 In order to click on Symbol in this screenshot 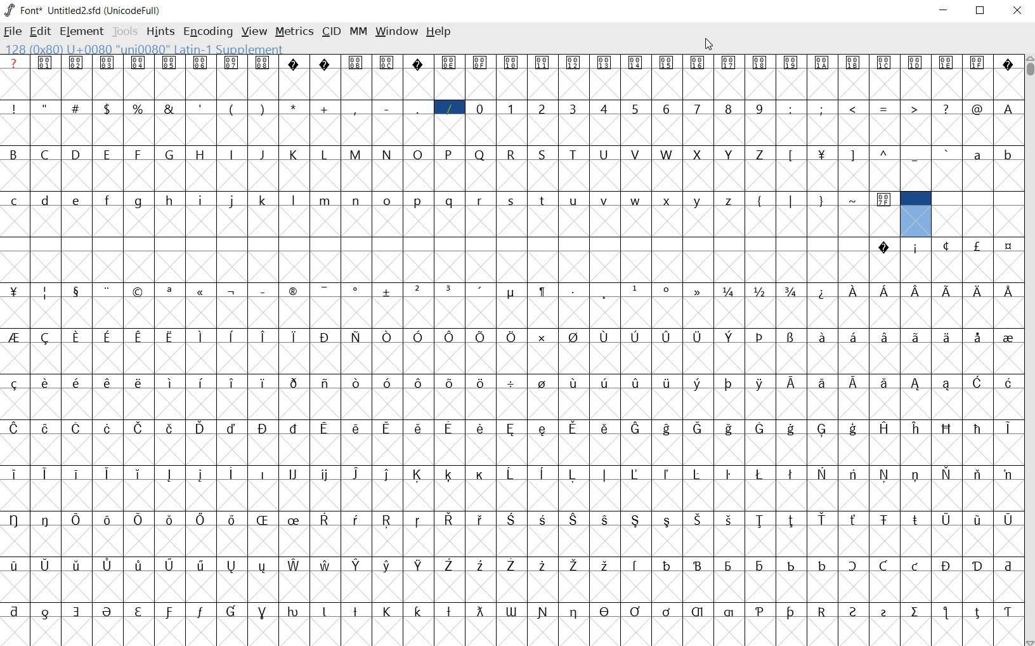, I will do `click(855, 520)`.